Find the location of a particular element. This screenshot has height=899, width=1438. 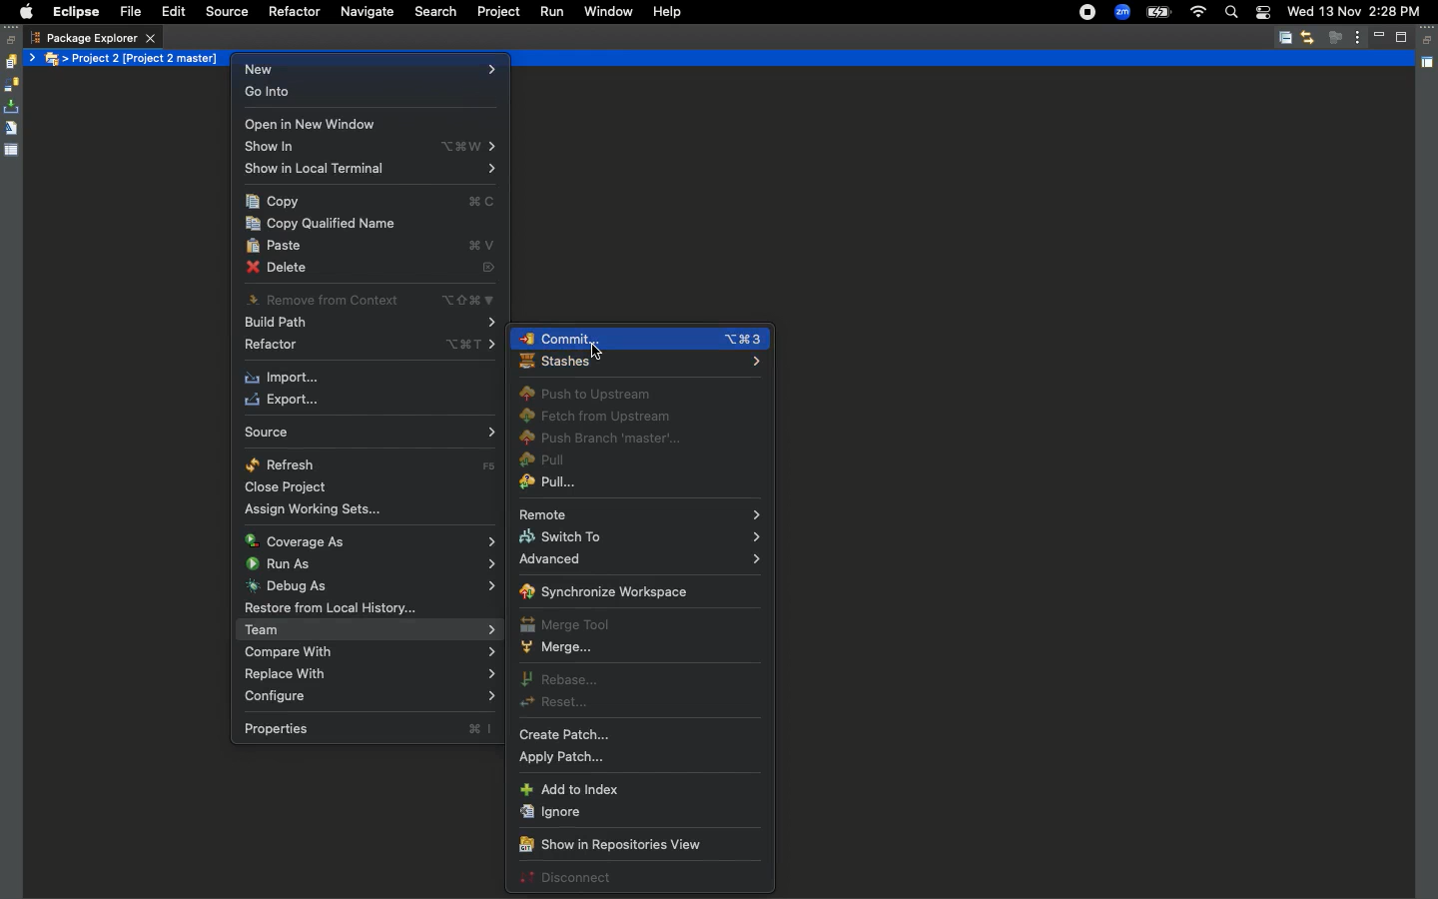

Show in local terminal is located at coordinates (376, 173).